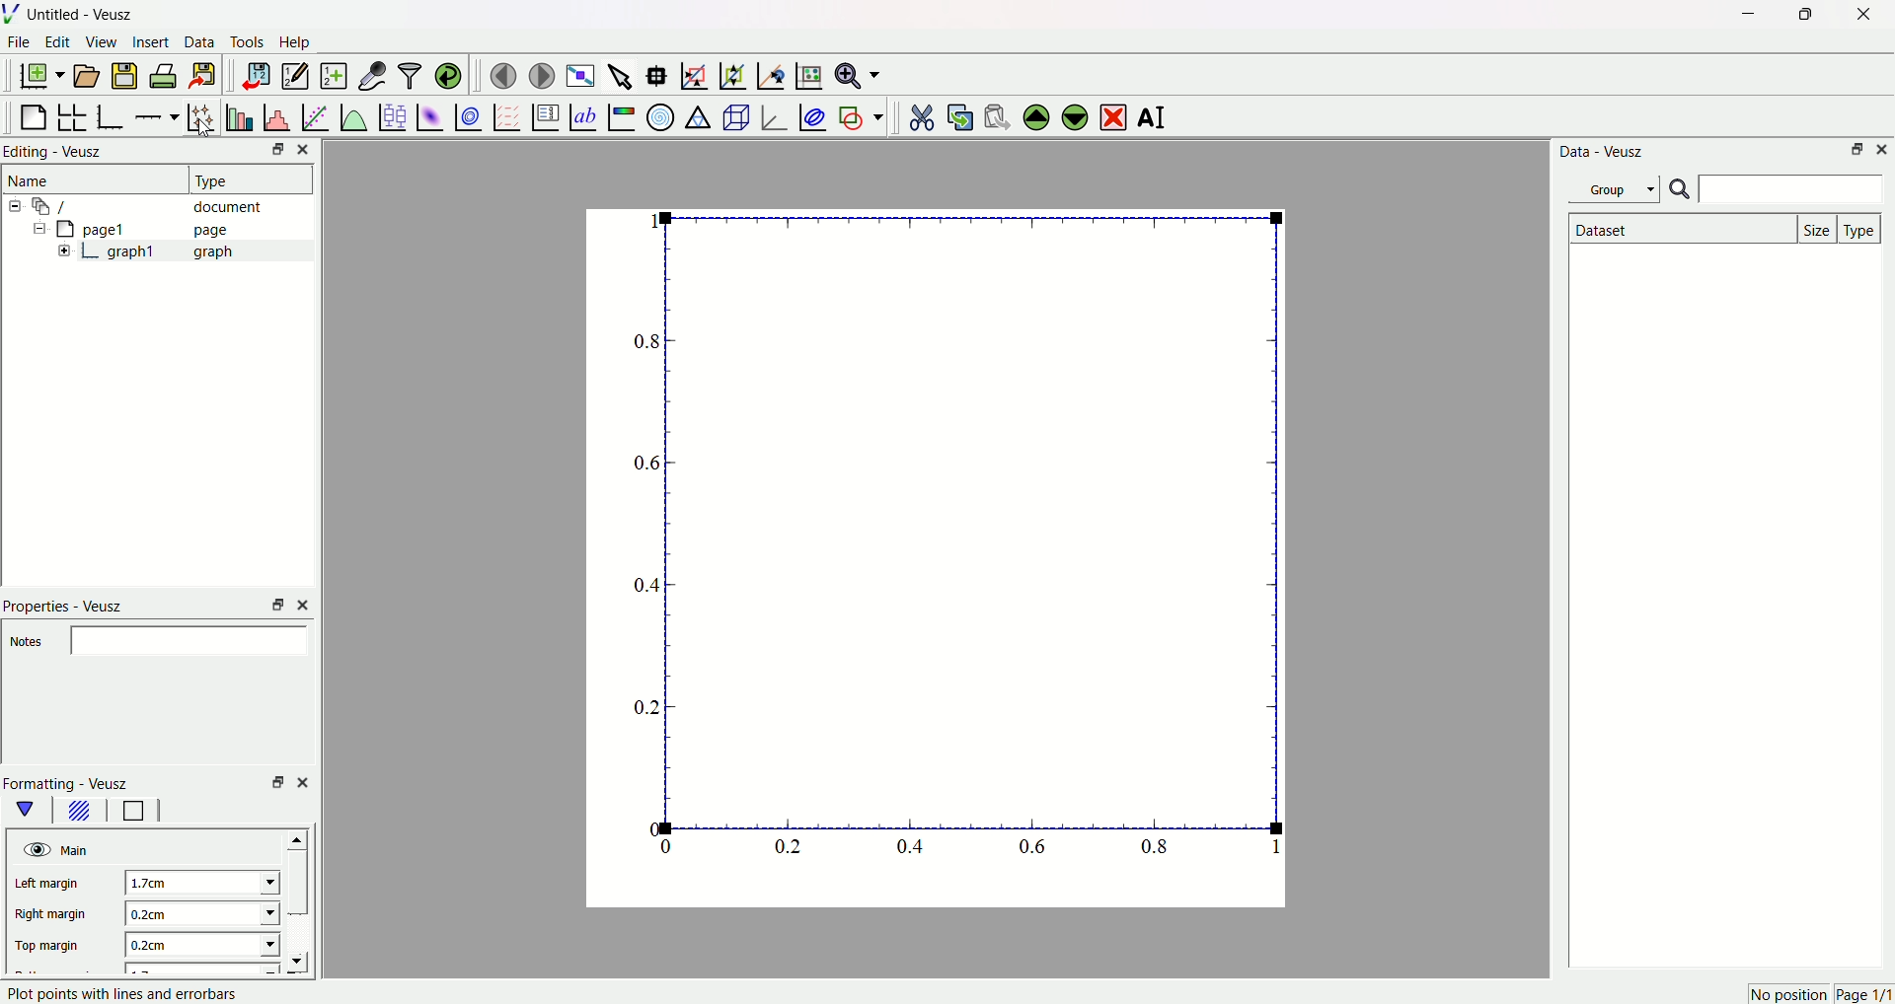  Describe the element at coordinates (352, 116) in the screenshot. I see `plot a function` at that location.